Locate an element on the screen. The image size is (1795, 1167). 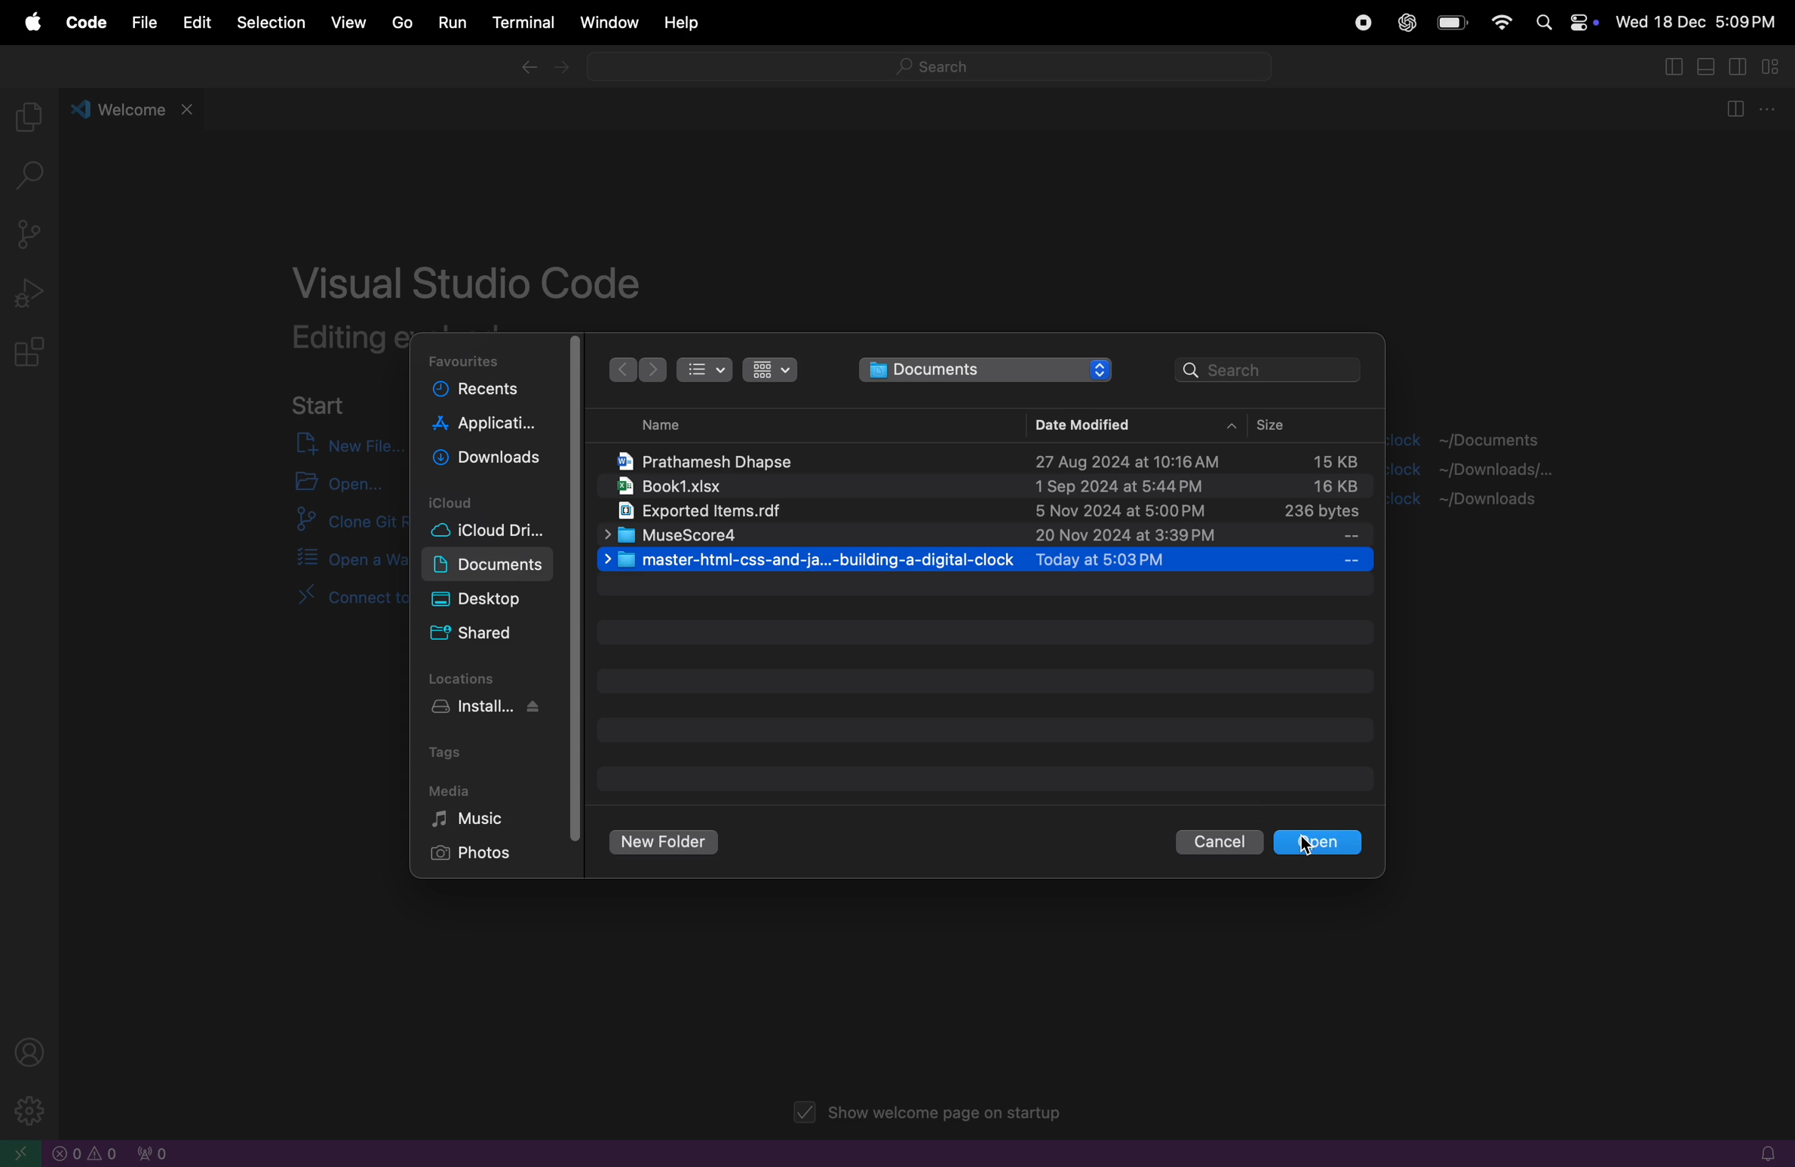
alert is located at coordinates (1760, 1153).